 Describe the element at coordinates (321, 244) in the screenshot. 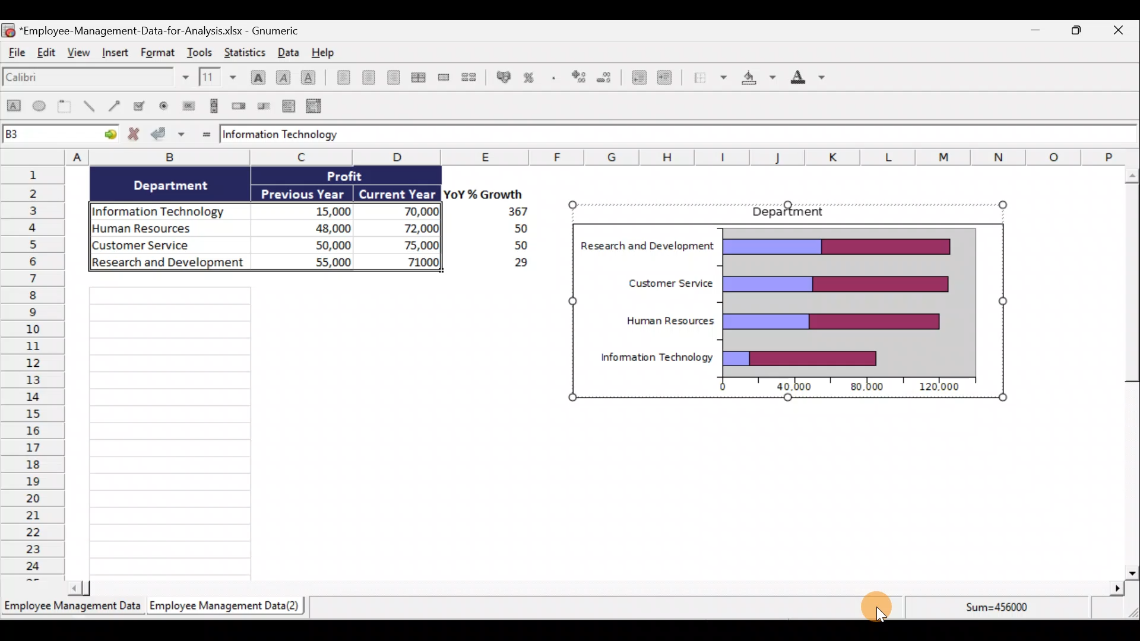

I see `50,000` at that location.